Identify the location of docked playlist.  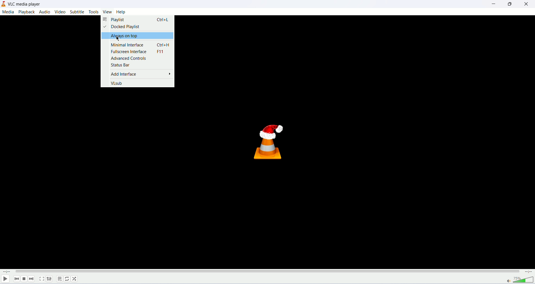
(123, 27).